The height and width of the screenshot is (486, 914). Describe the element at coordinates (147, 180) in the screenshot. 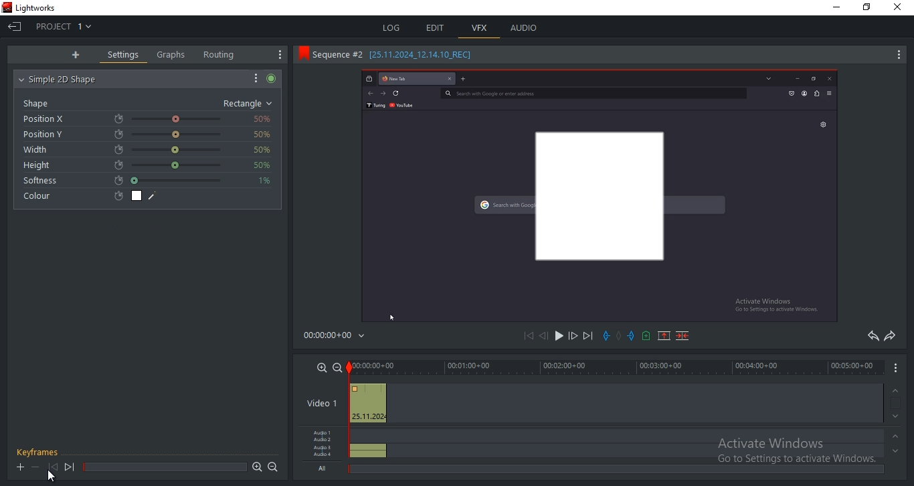

I see `softness` at that location.